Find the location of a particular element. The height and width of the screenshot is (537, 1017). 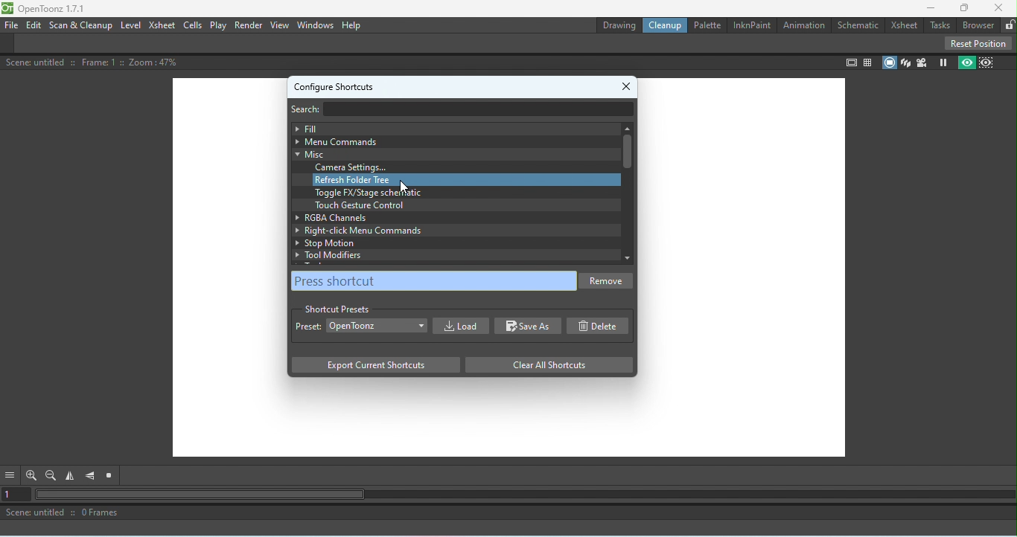

Help is located at coordinates (352, 25).